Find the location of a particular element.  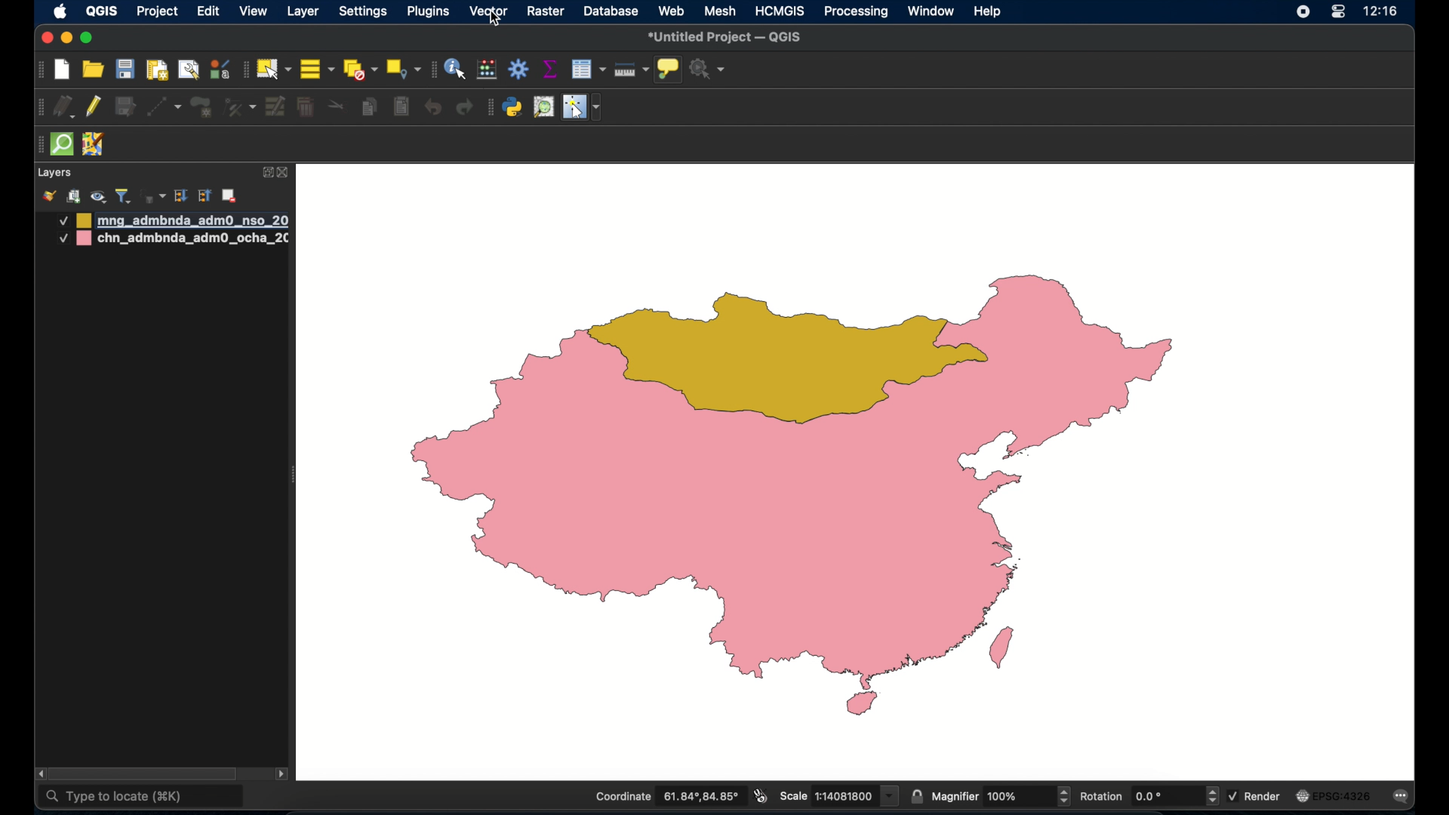

switches mouse to configurable pointer is located at coordinates (583, 107).